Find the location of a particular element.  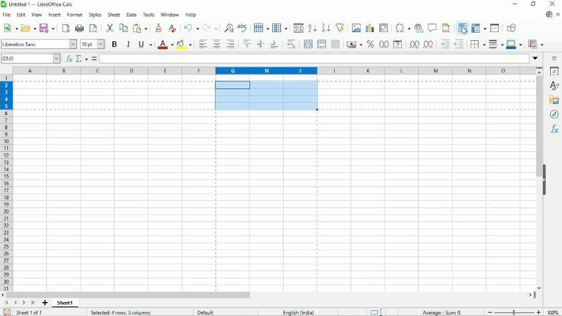

format as number is located at coordinates (383, 44).